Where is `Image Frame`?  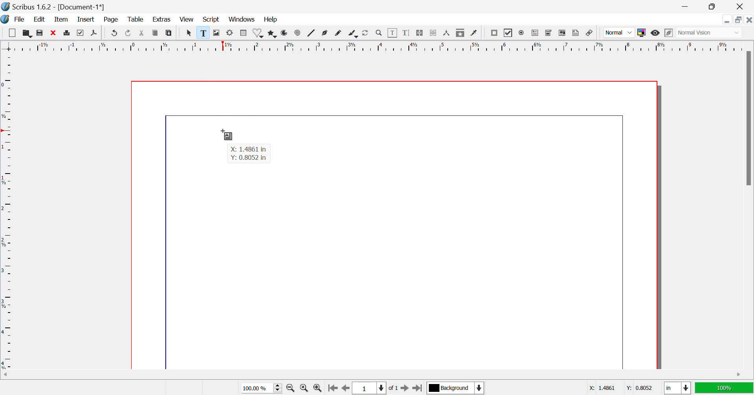 Image Frame is located at coordinates (217, 33).